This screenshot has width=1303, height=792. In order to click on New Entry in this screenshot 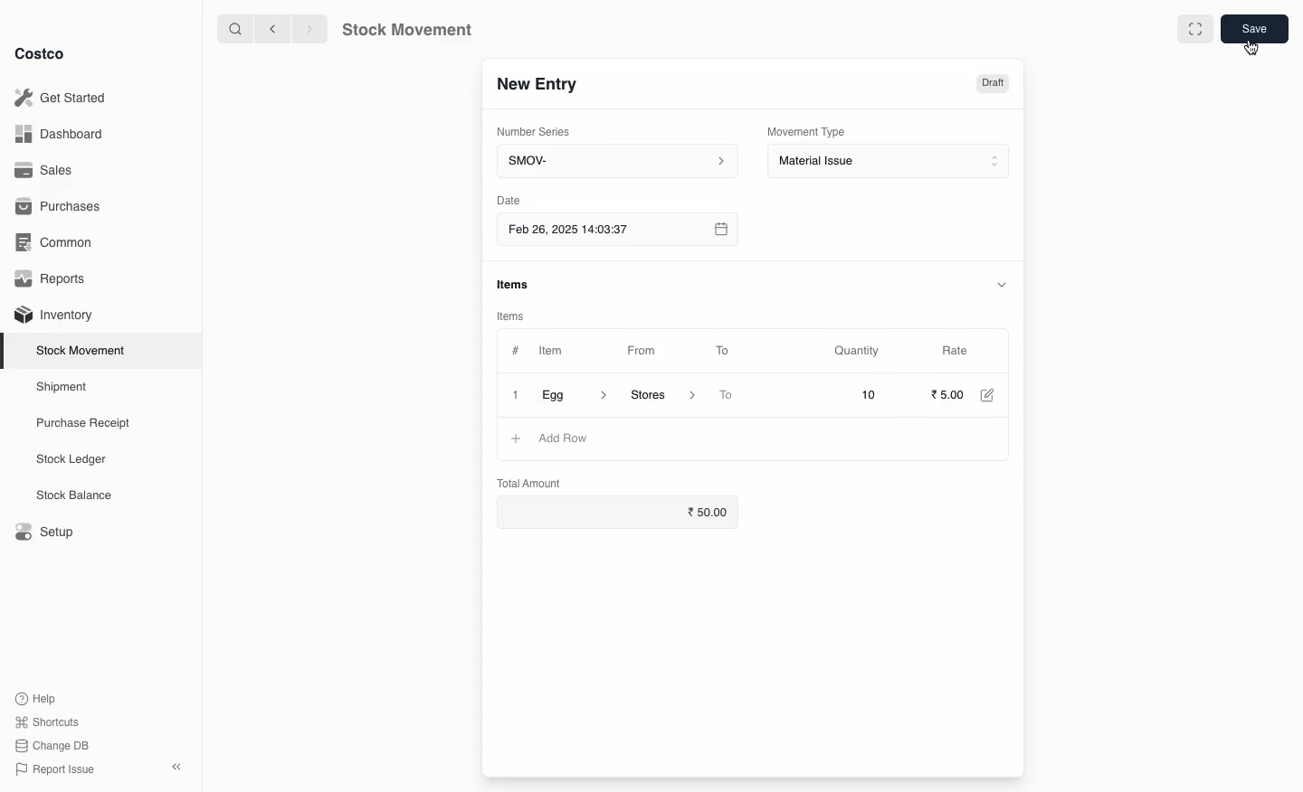, I will do `click(539, 88)`.